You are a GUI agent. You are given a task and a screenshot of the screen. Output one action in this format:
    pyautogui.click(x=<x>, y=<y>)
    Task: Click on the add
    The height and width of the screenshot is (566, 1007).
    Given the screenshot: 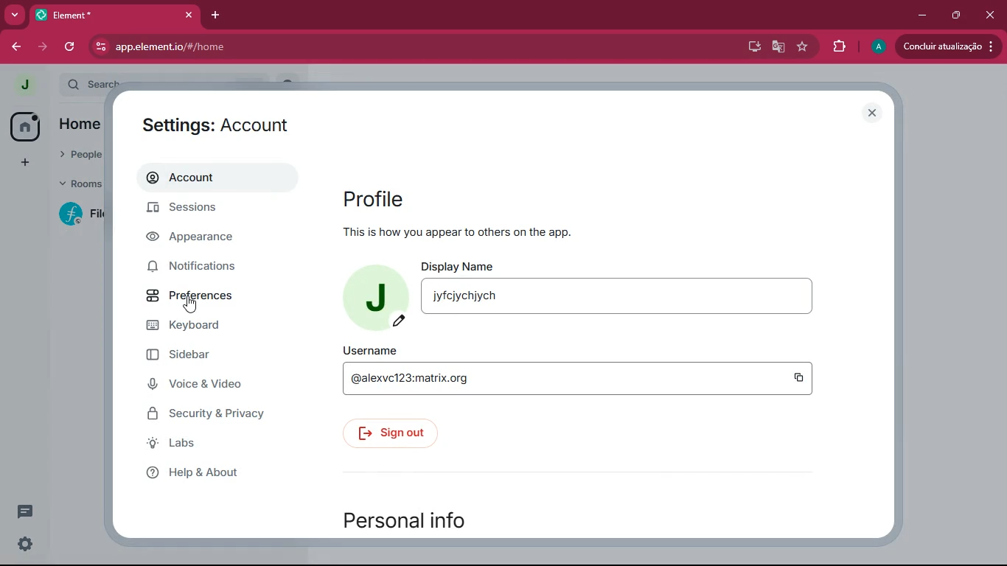 What is the action you would take?
    pyautogui.click(x=23, y=164)
    